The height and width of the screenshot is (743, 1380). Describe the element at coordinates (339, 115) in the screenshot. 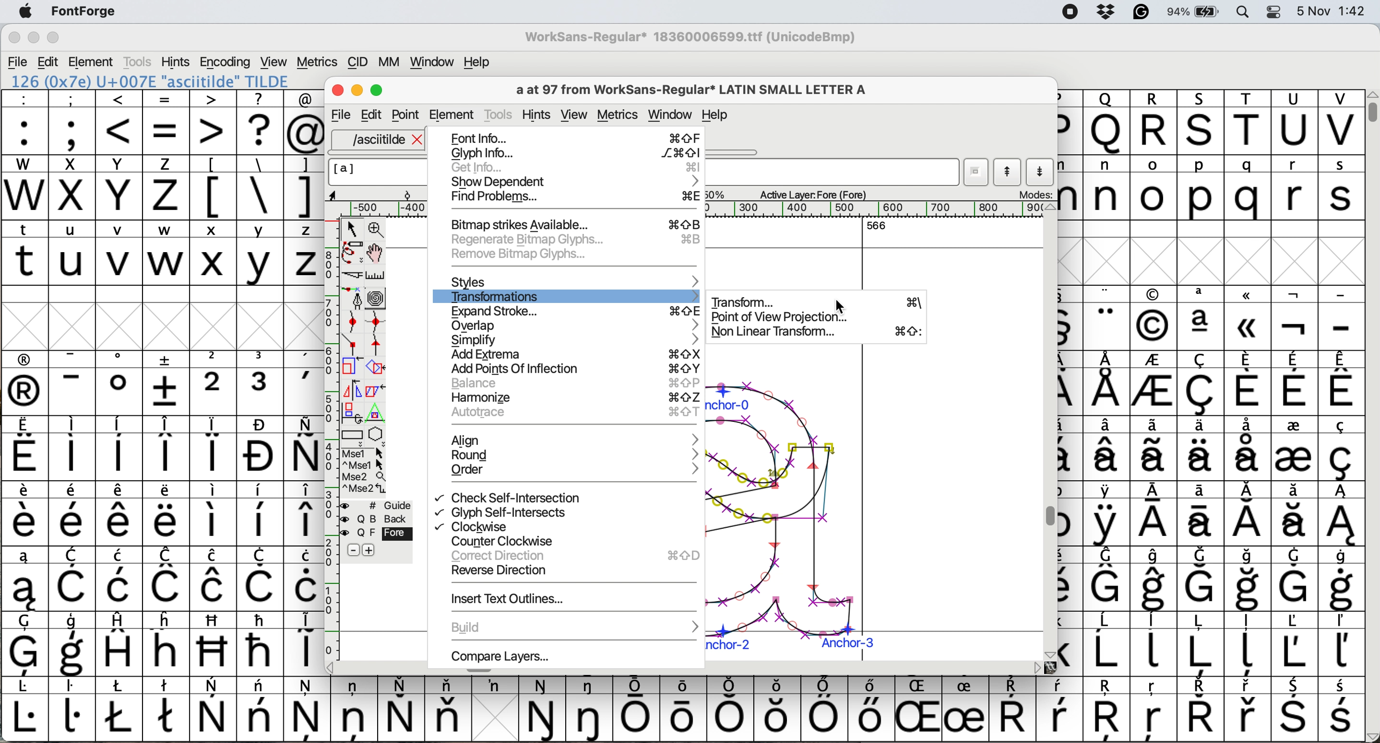

I see `file` at that location.